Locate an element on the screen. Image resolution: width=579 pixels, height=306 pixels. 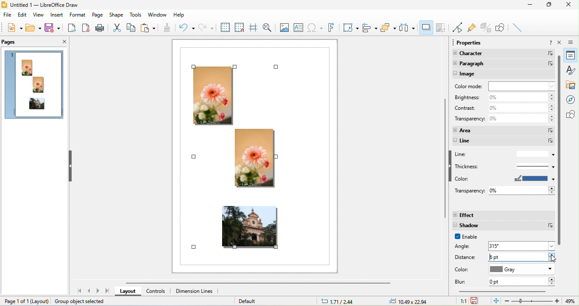
fit to current window is located at coordinates (495, 301).